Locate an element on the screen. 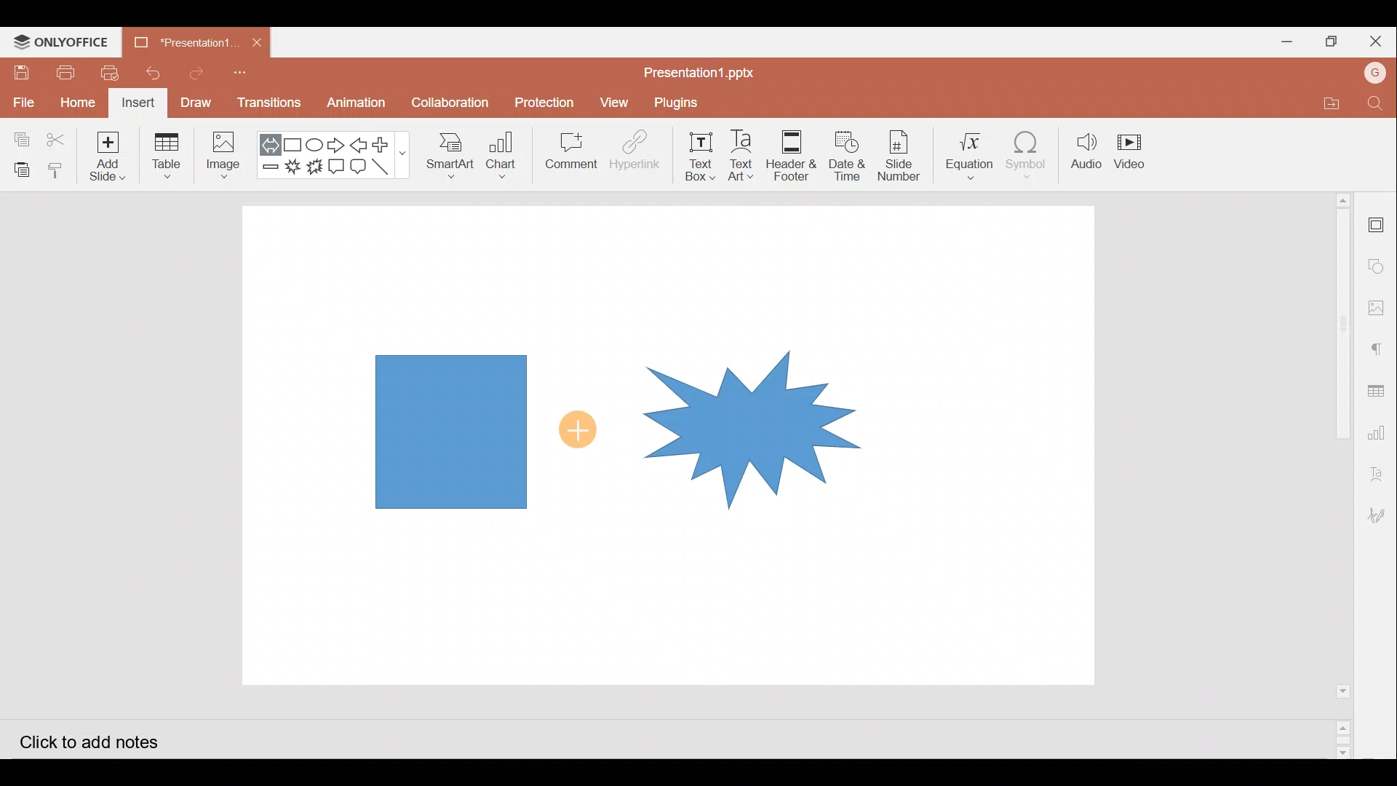 This screenshot has width=1397, height=786. Image is located at coordinates (223, 154).